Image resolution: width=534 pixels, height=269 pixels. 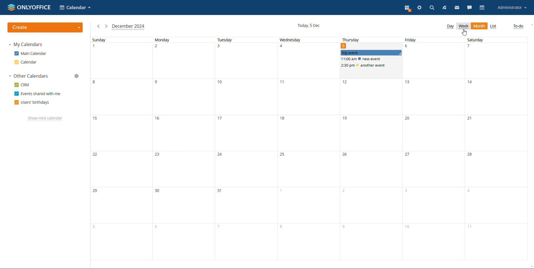 I want to click on monday, so click(x=182, y=149).